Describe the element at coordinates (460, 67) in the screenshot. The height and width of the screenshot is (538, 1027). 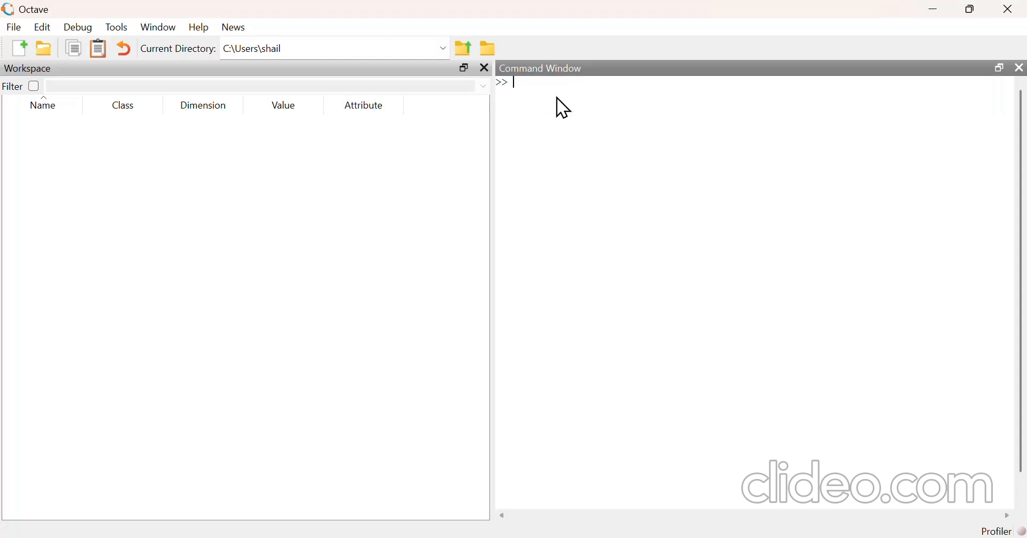
I see `maximize` at that location.